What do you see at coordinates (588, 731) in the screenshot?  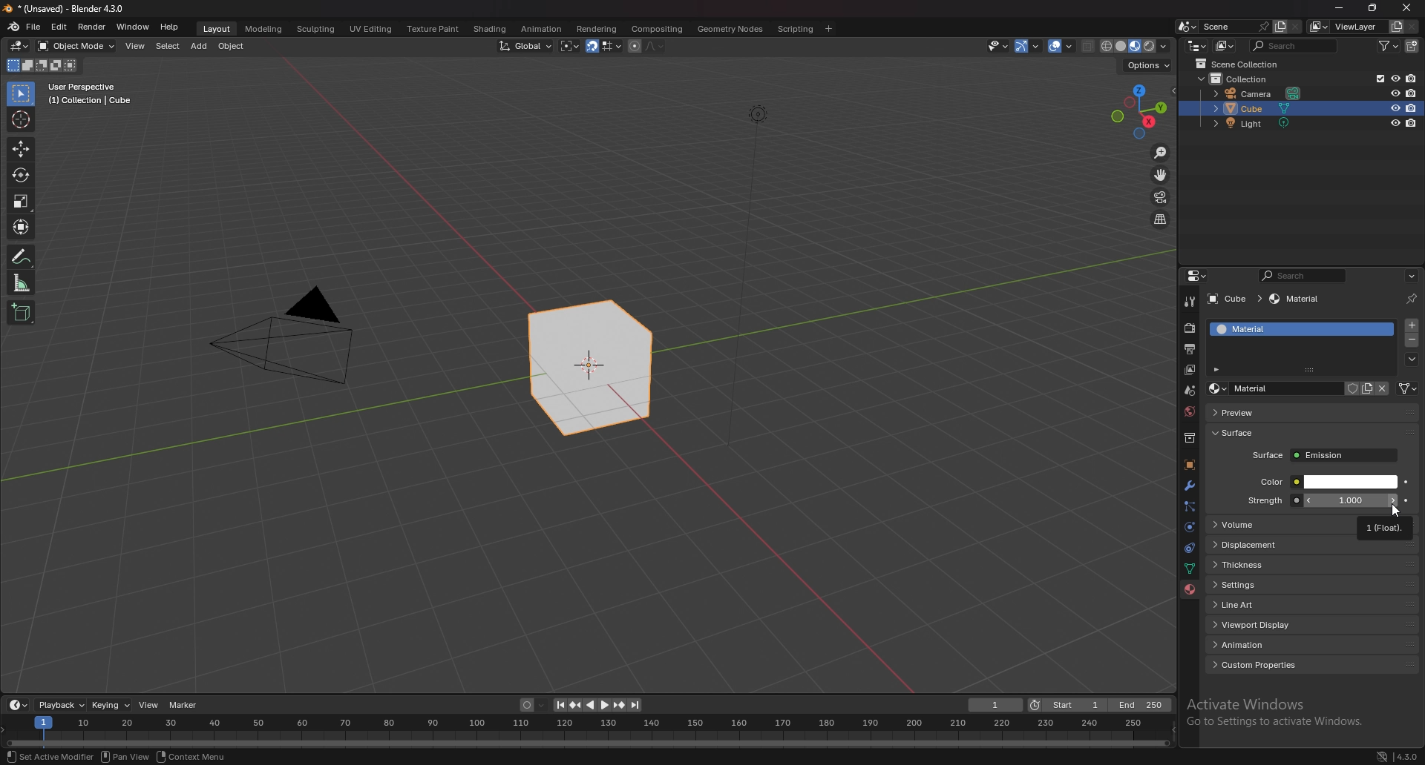 I see `seek` at bounding box center [588, 731].